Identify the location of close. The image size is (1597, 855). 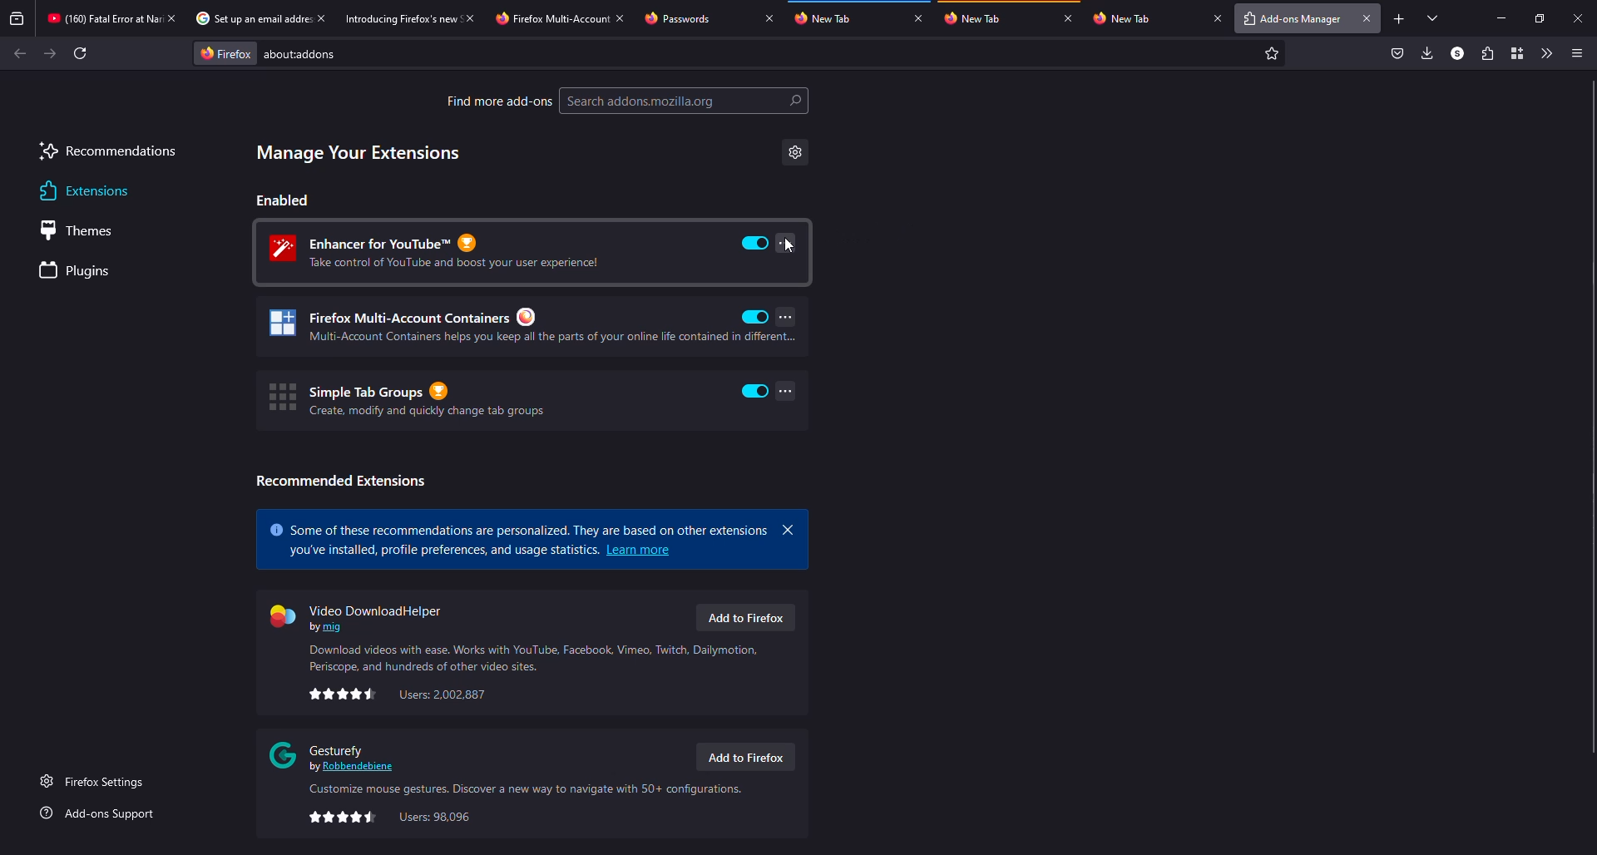
(621, 18).